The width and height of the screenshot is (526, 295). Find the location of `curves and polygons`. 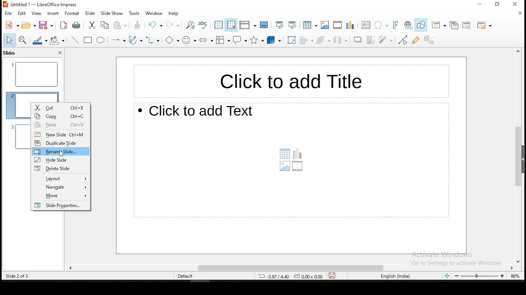

curves and polygons is located at coordinates (136, 41).